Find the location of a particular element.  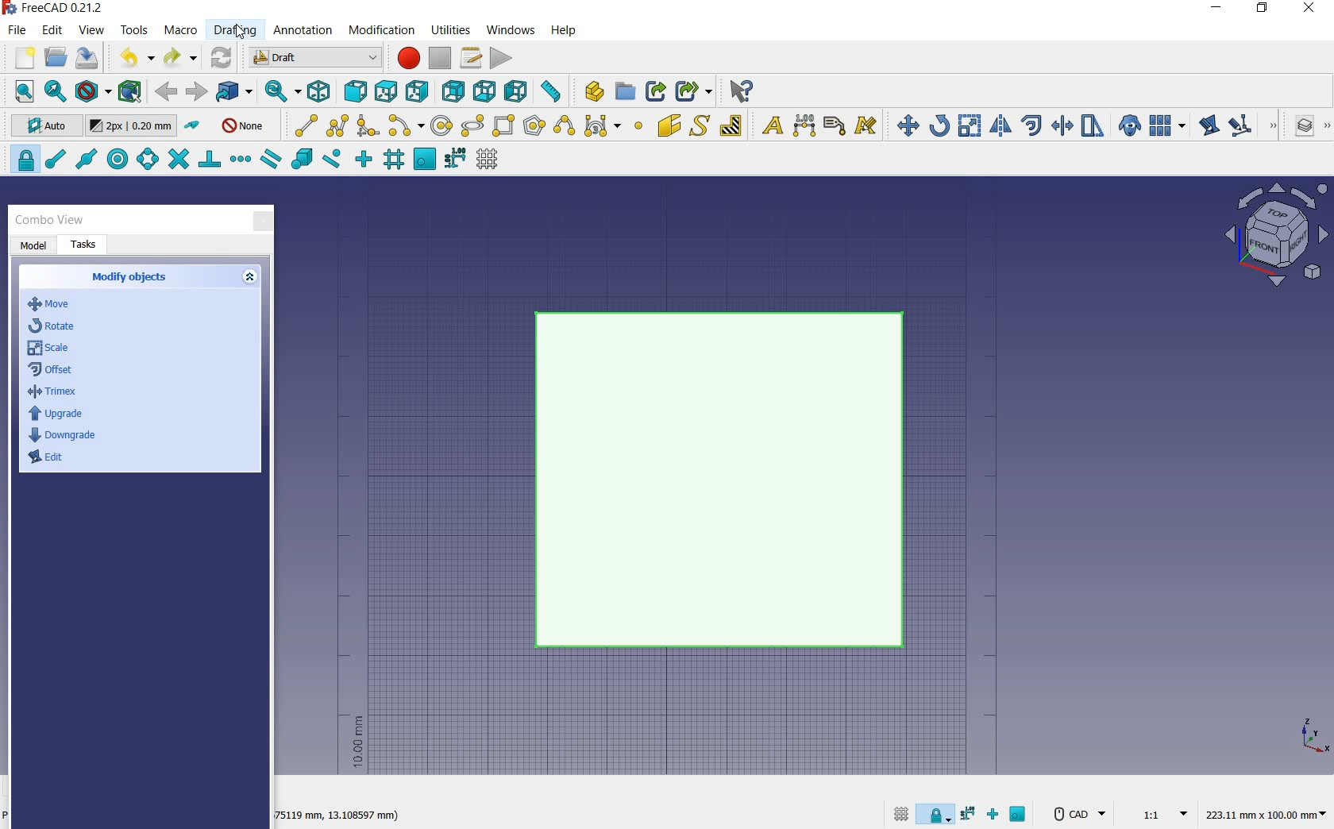

create objects is located at coordinates (132, 278).